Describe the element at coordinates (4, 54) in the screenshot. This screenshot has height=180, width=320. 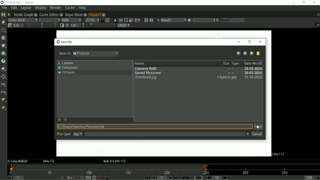
I see `Filter` at that location.